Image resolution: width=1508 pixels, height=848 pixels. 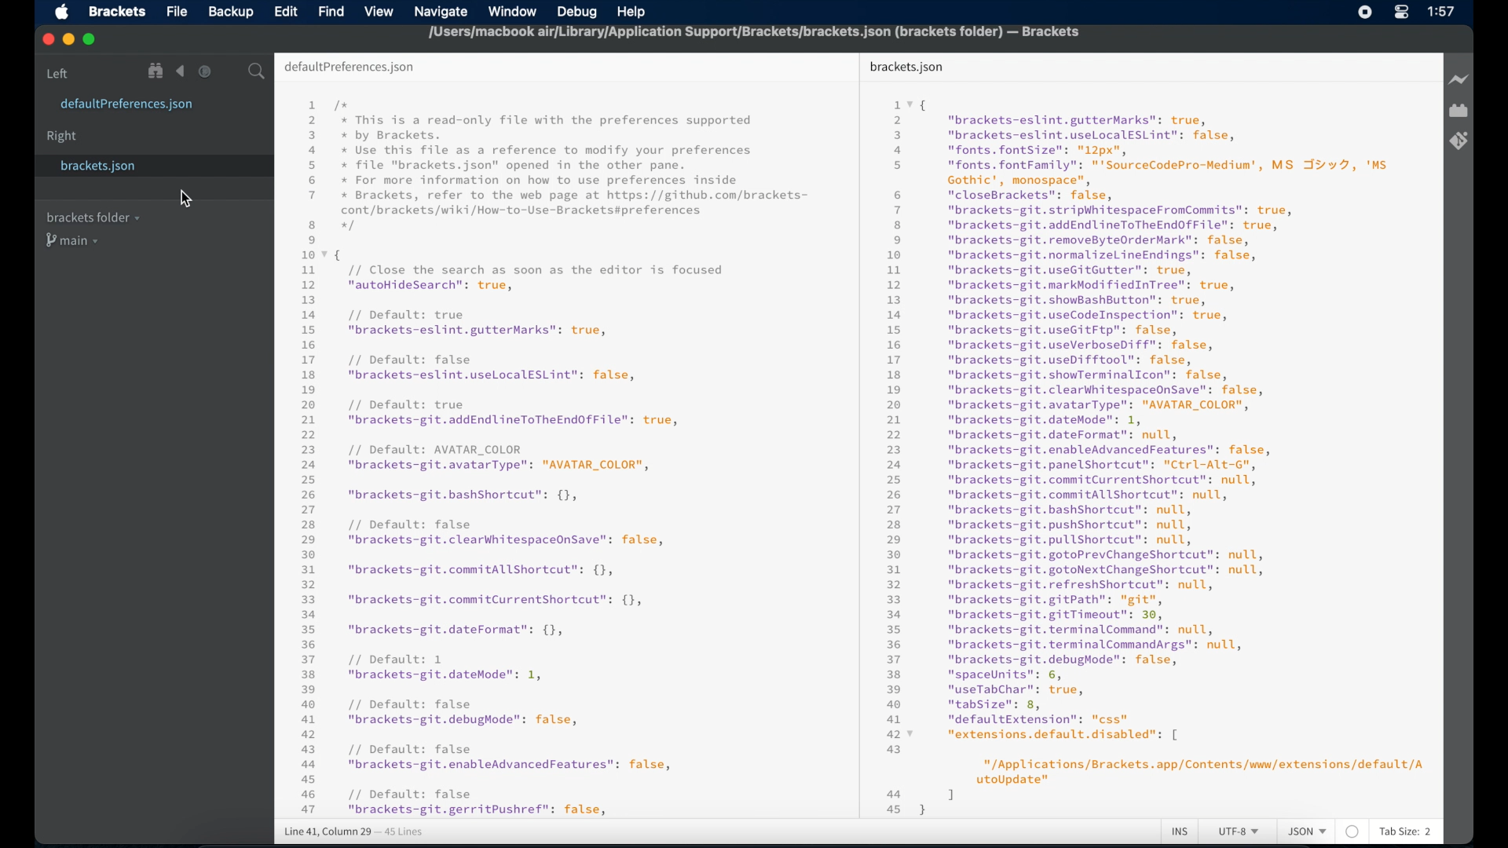 What do you see at coordinates (285, 11) in the screenshot?
I see `edit` at bounding box center [285, 11].